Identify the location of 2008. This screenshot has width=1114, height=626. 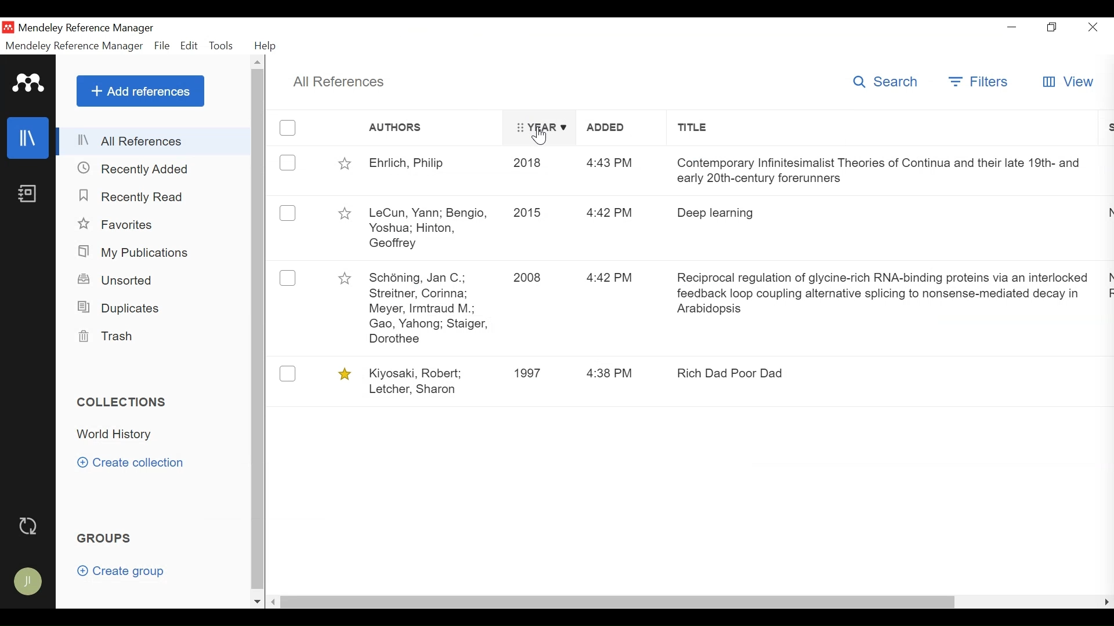
(531, 279).